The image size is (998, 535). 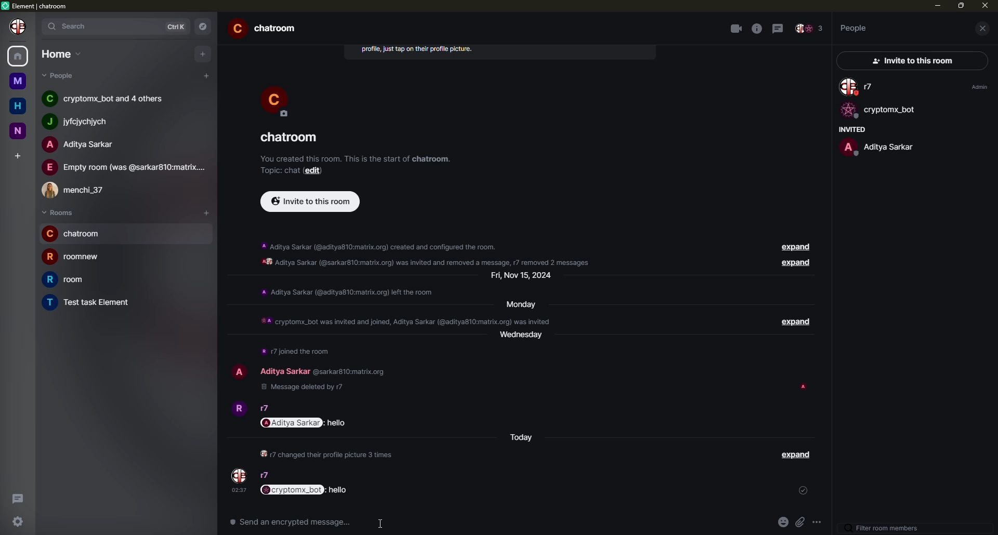 What do you see at coordinates (985, 6) in the screenshot?
I see `close` at bounding box center [985, 6].